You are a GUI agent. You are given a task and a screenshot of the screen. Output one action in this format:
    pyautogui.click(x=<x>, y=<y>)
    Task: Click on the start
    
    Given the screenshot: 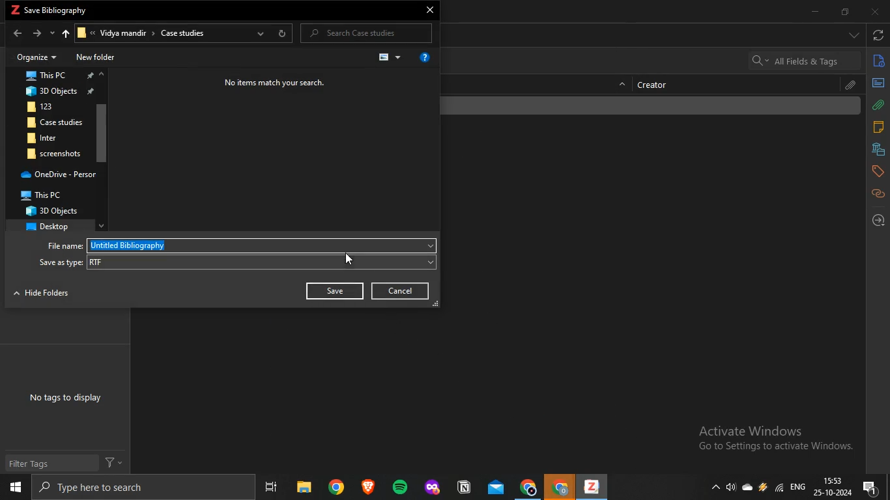 What is the action you would take?
    pyautogui.click(x=16, y=488)
    